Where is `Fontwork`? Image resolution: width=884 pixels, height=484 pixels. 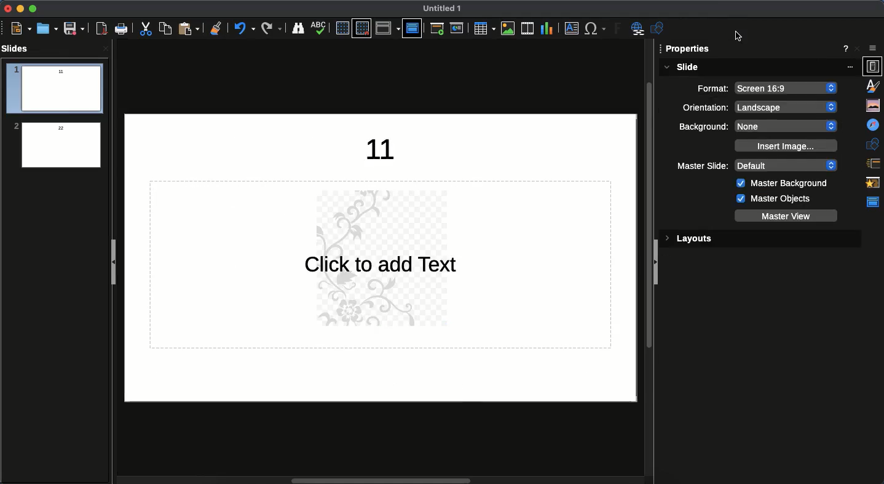
Fontwork is located at coordinates (618, 30).